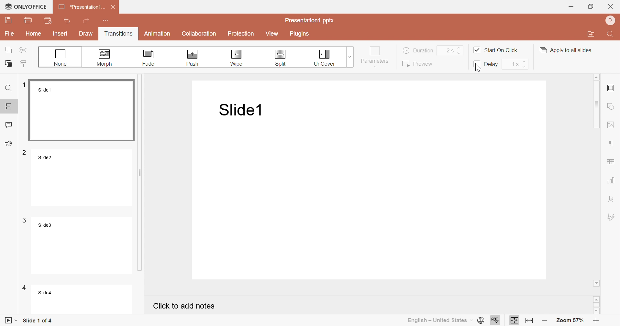 The height and width of the screenshot is (326, 620). Describe the element at coordinates (611, 6) in the screenshot. I see `Close` at that location.